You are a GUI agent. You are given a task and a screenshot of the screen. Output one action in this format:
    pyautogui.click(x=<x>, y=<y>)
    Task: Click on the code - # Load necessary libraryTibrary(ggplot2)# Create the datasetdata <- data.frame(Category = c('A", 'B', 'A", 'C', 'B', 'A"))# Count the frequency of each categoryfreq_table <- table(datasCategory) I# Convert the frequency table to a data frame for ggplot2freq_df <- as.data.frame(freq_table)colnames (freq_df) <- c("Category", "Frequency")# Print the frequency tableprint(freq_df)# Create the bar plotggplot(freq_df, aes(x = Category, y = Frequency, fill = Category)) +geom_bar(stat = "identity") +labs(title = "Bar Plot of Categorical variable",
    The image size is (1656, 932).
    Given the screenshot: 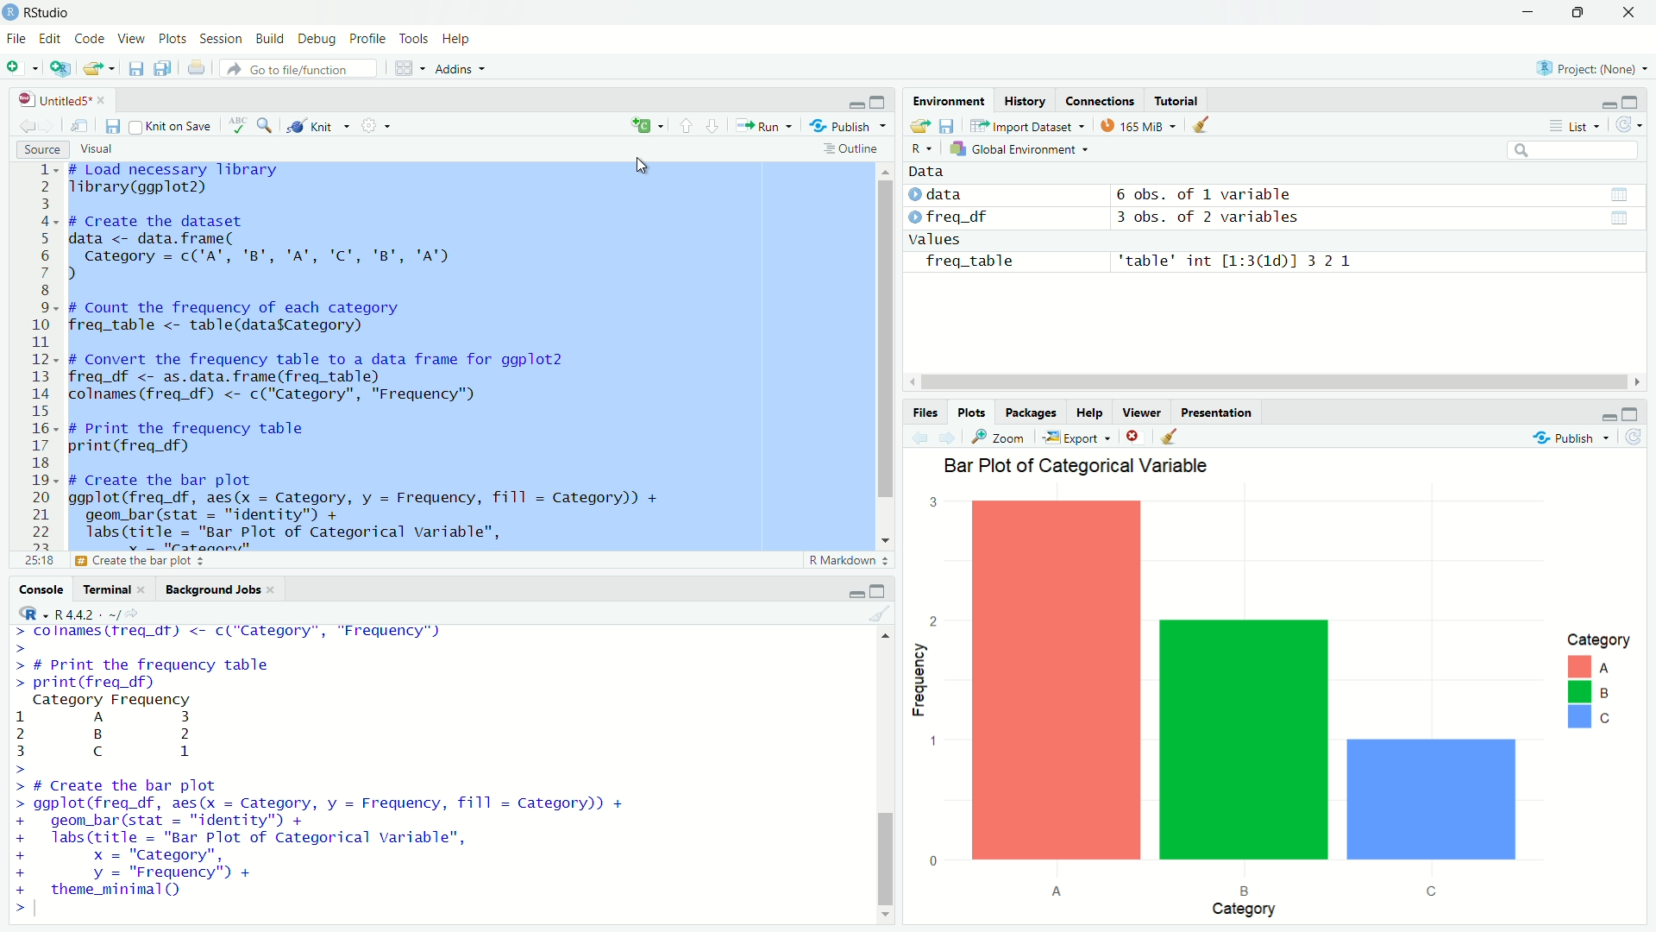 What is the action you would take?
    pyautogui.click(x=467, y=356)
    